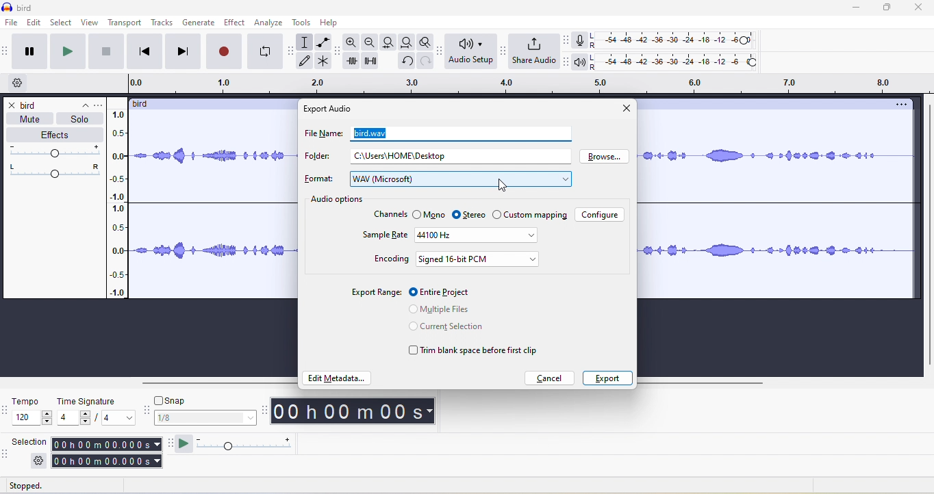 This screenshot has width=934, height=494. What do you see at coordinates (54, 135) in the screenshot?
I see `effects` at bounding box center [54, 135].